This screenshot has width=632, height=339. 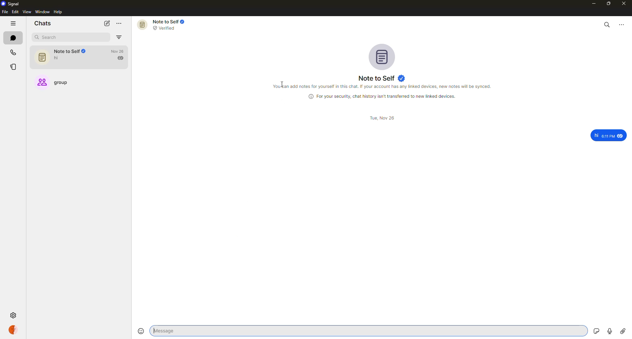 What do you see at coordinates (202, 330) in the screenshot?
I see `message` at bounding box center [202, 330].